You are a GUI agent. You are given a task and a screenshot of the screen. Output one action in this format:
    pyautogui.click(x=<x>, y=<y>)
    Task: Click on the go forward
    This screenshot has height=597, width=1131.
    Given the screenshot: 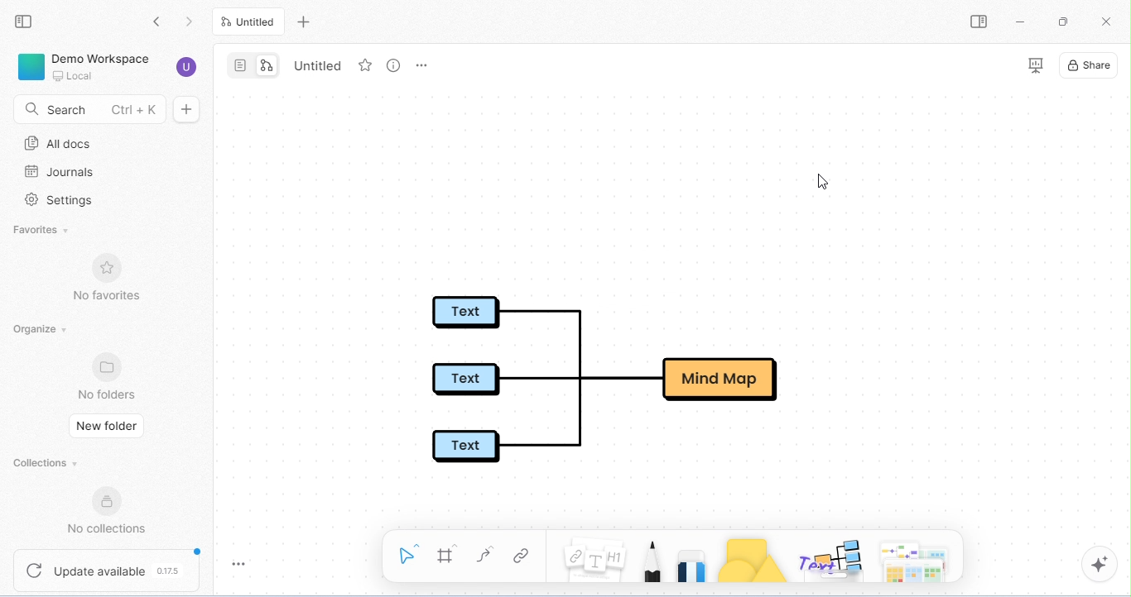 What is the action you would take?
    pyautogui.click(x=191, y=22)
    